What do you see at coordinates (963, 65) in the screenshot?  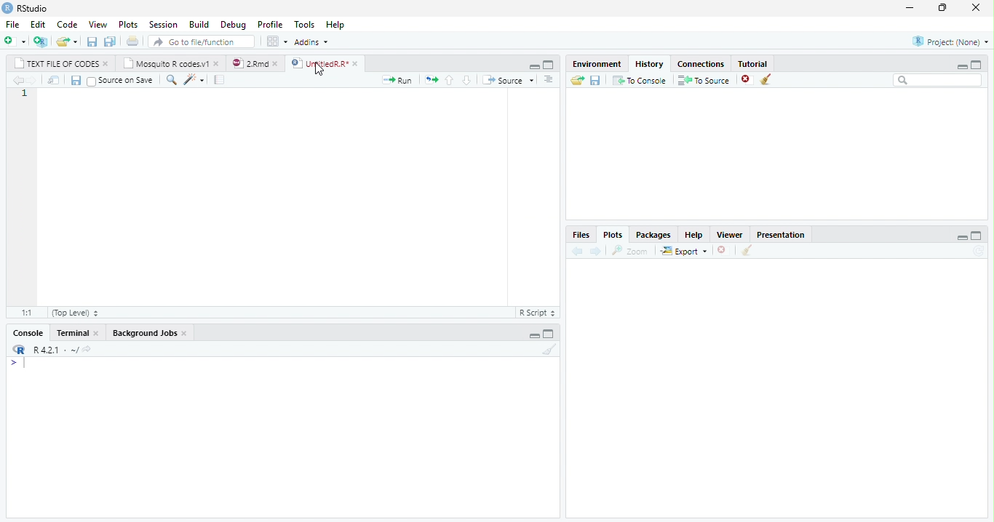 I see `minimize` at bounding box center [963, 65].